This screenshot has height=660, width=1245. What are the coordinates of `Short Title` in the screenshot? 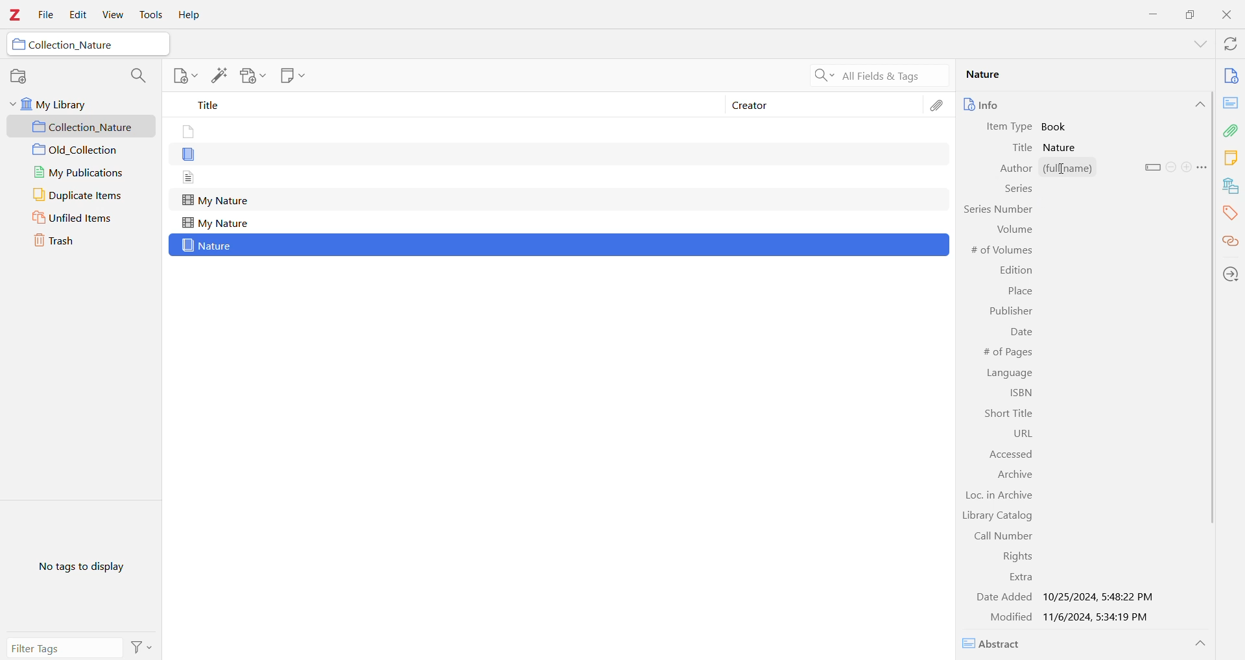 It's located at (1005, 414).